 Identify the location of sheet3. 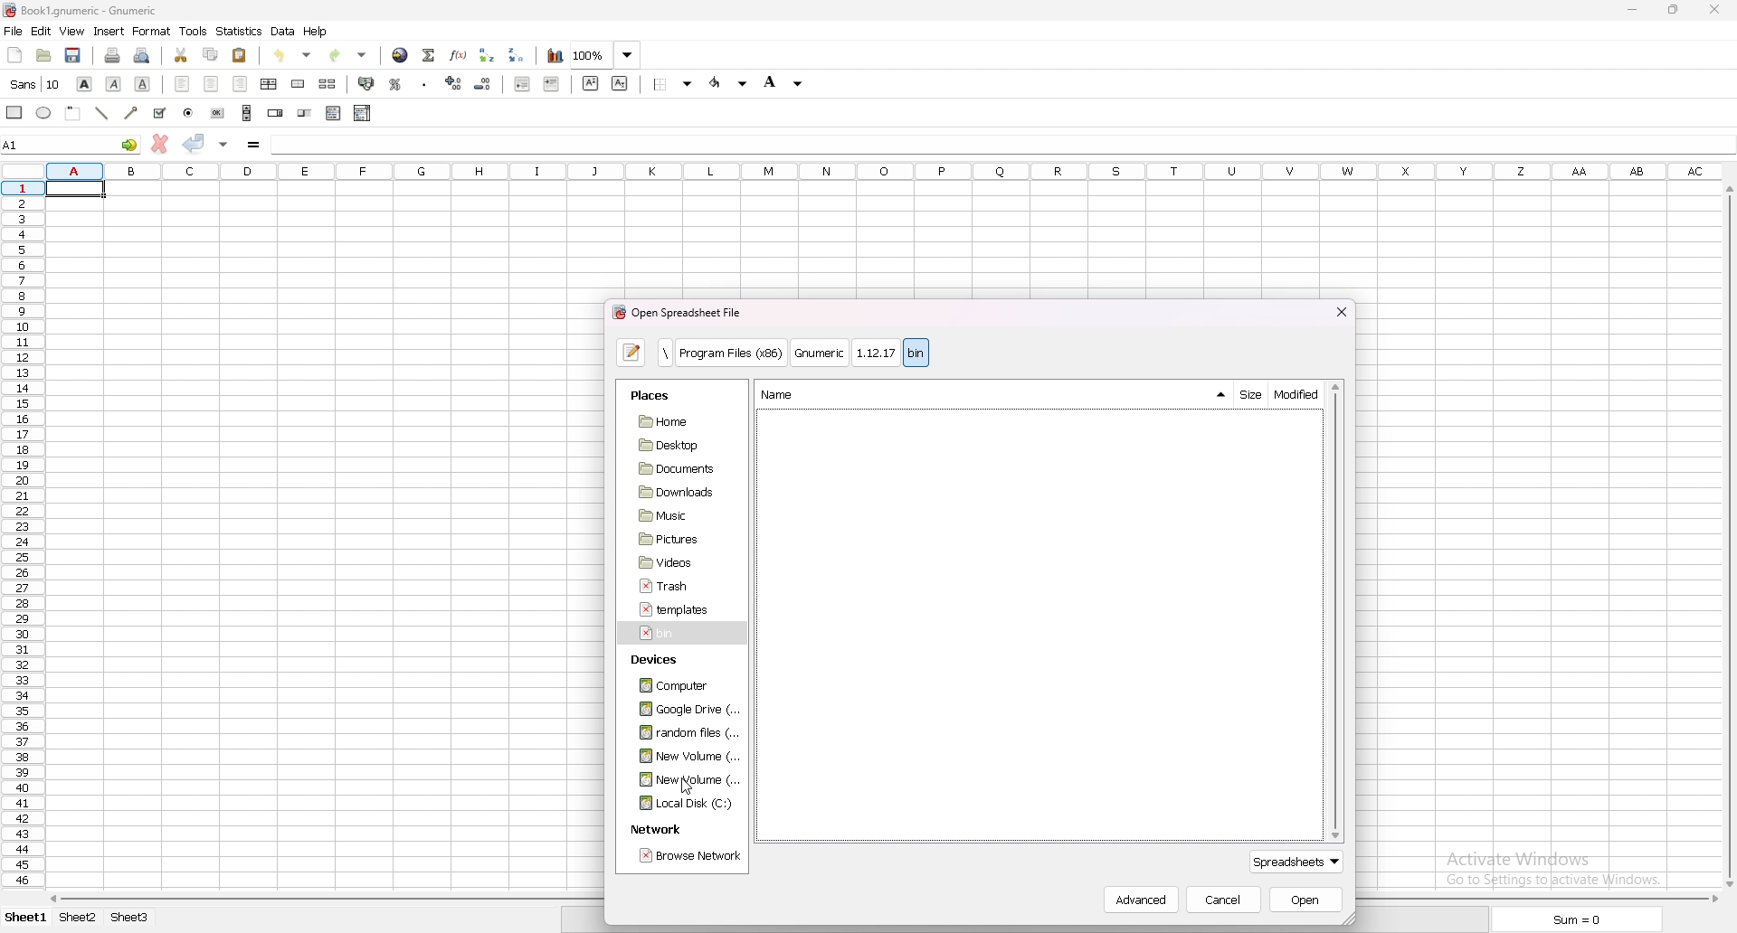
(133, 919).